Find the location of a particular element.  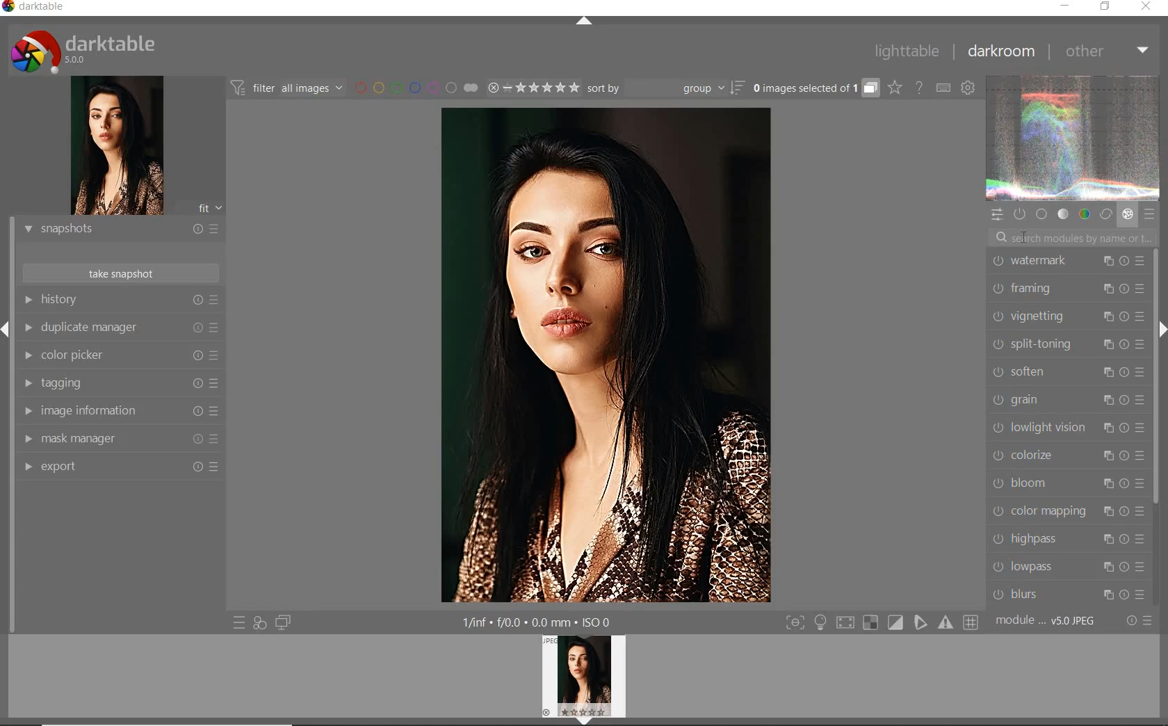

display a second darkroom image below is located at coordinates (284, 622).